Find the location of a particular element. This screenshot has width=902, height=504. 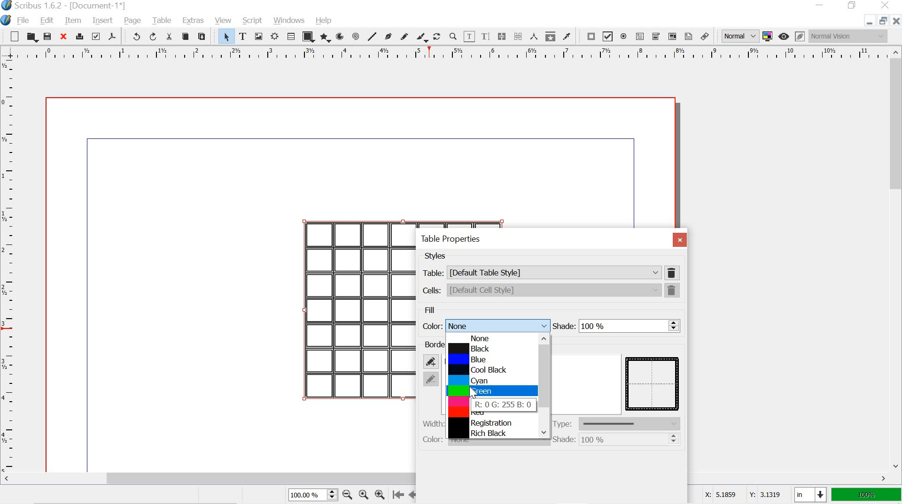

table is located at coordinates (292, 36).